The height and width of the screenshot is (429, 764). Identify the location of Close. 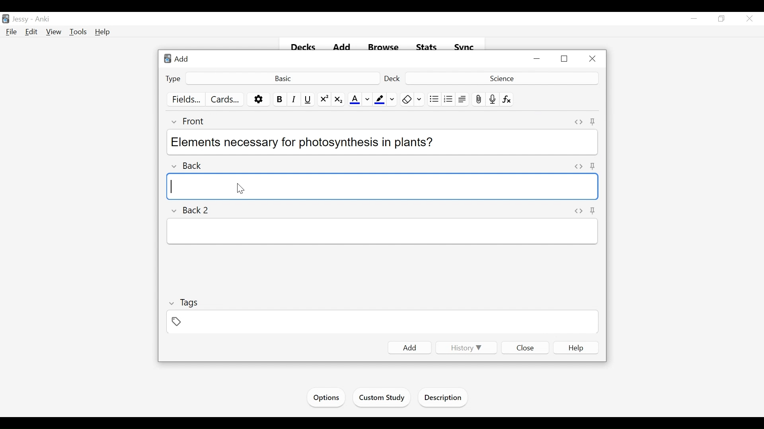
(526, 347).